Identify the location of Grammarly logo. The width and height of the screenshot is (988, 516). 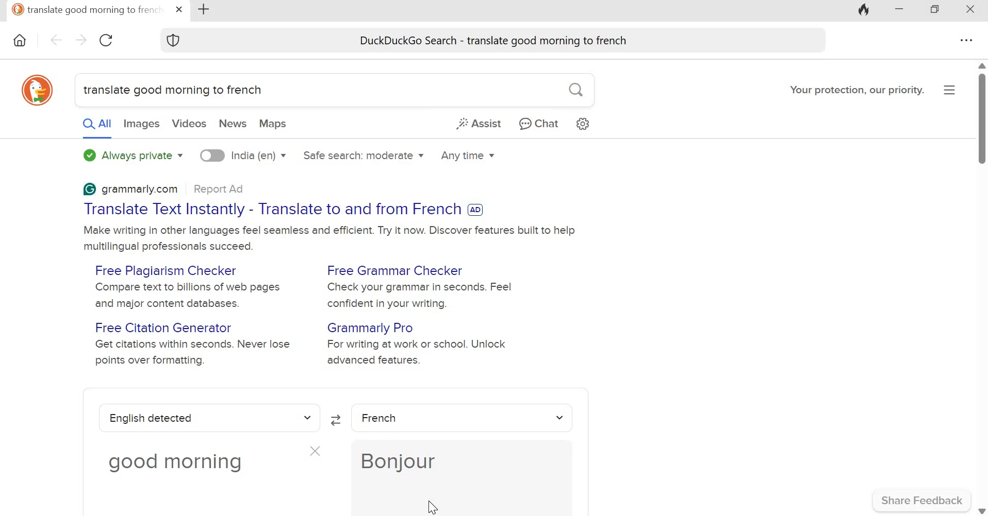
(89, 189).